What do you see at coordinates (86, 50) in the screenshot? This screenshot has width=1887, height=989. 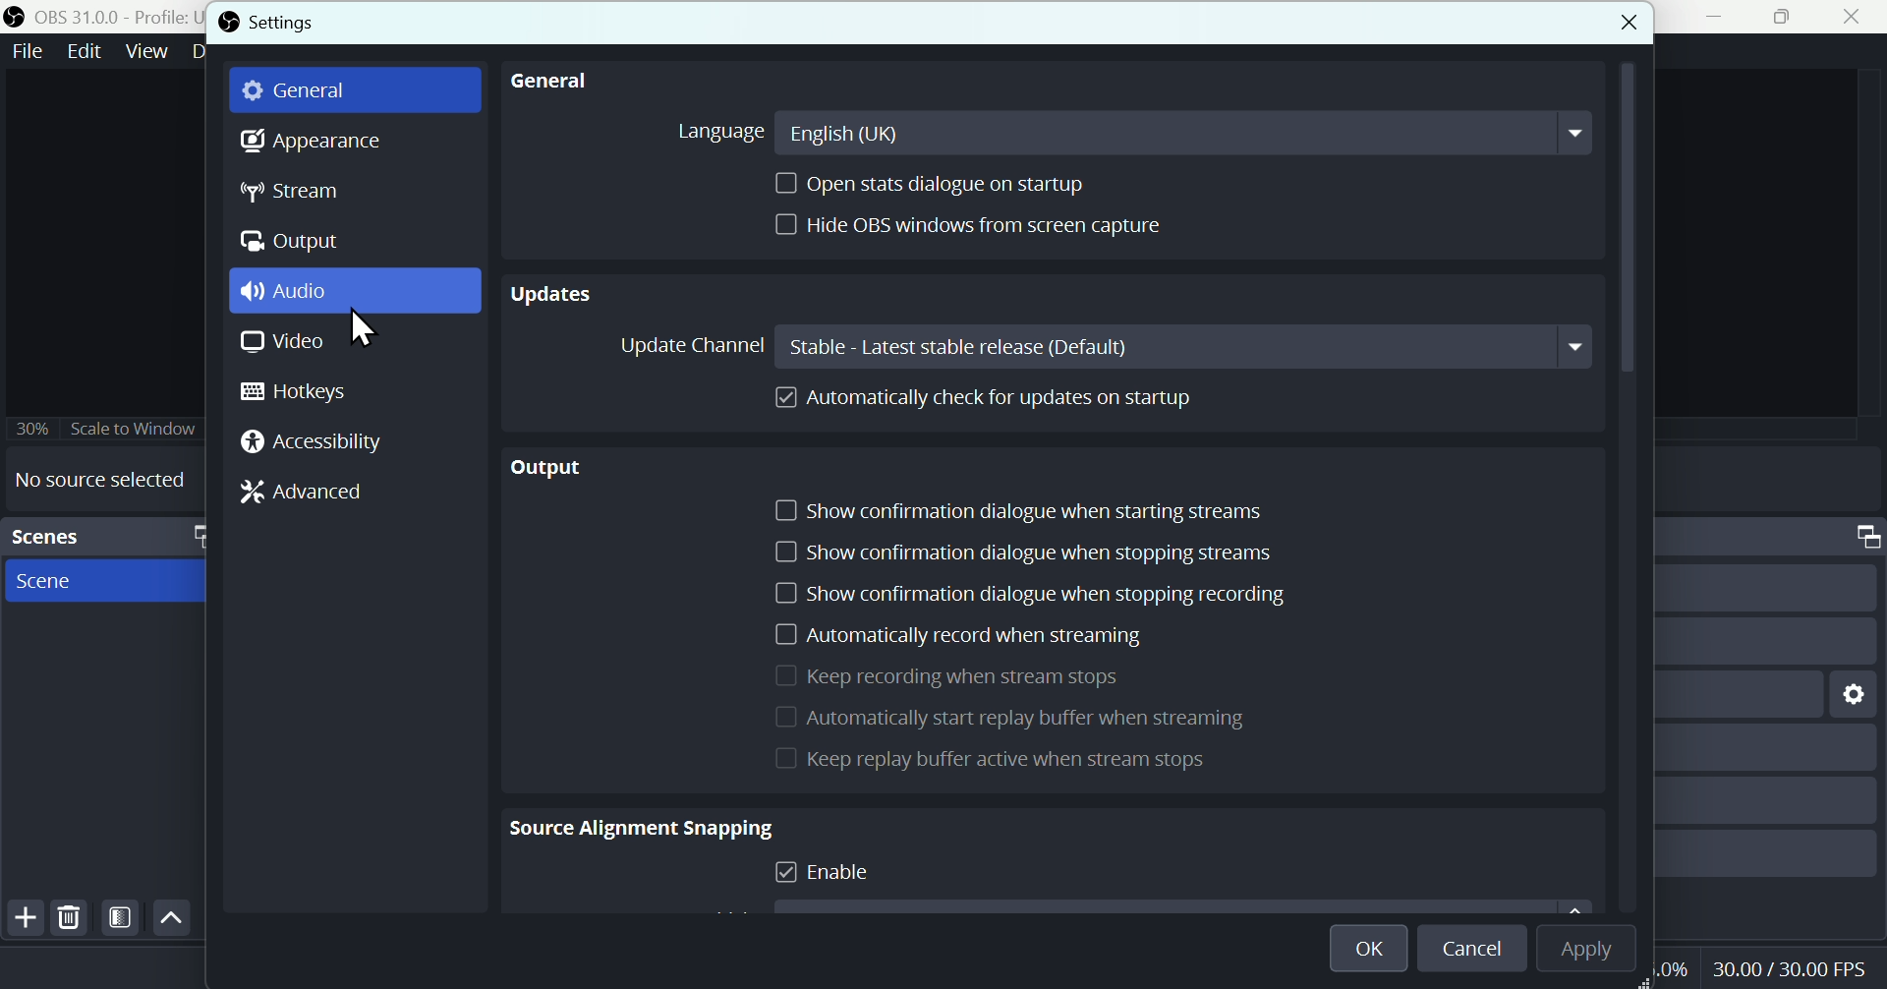 I see `Edit` at bounding box center [86, 50].